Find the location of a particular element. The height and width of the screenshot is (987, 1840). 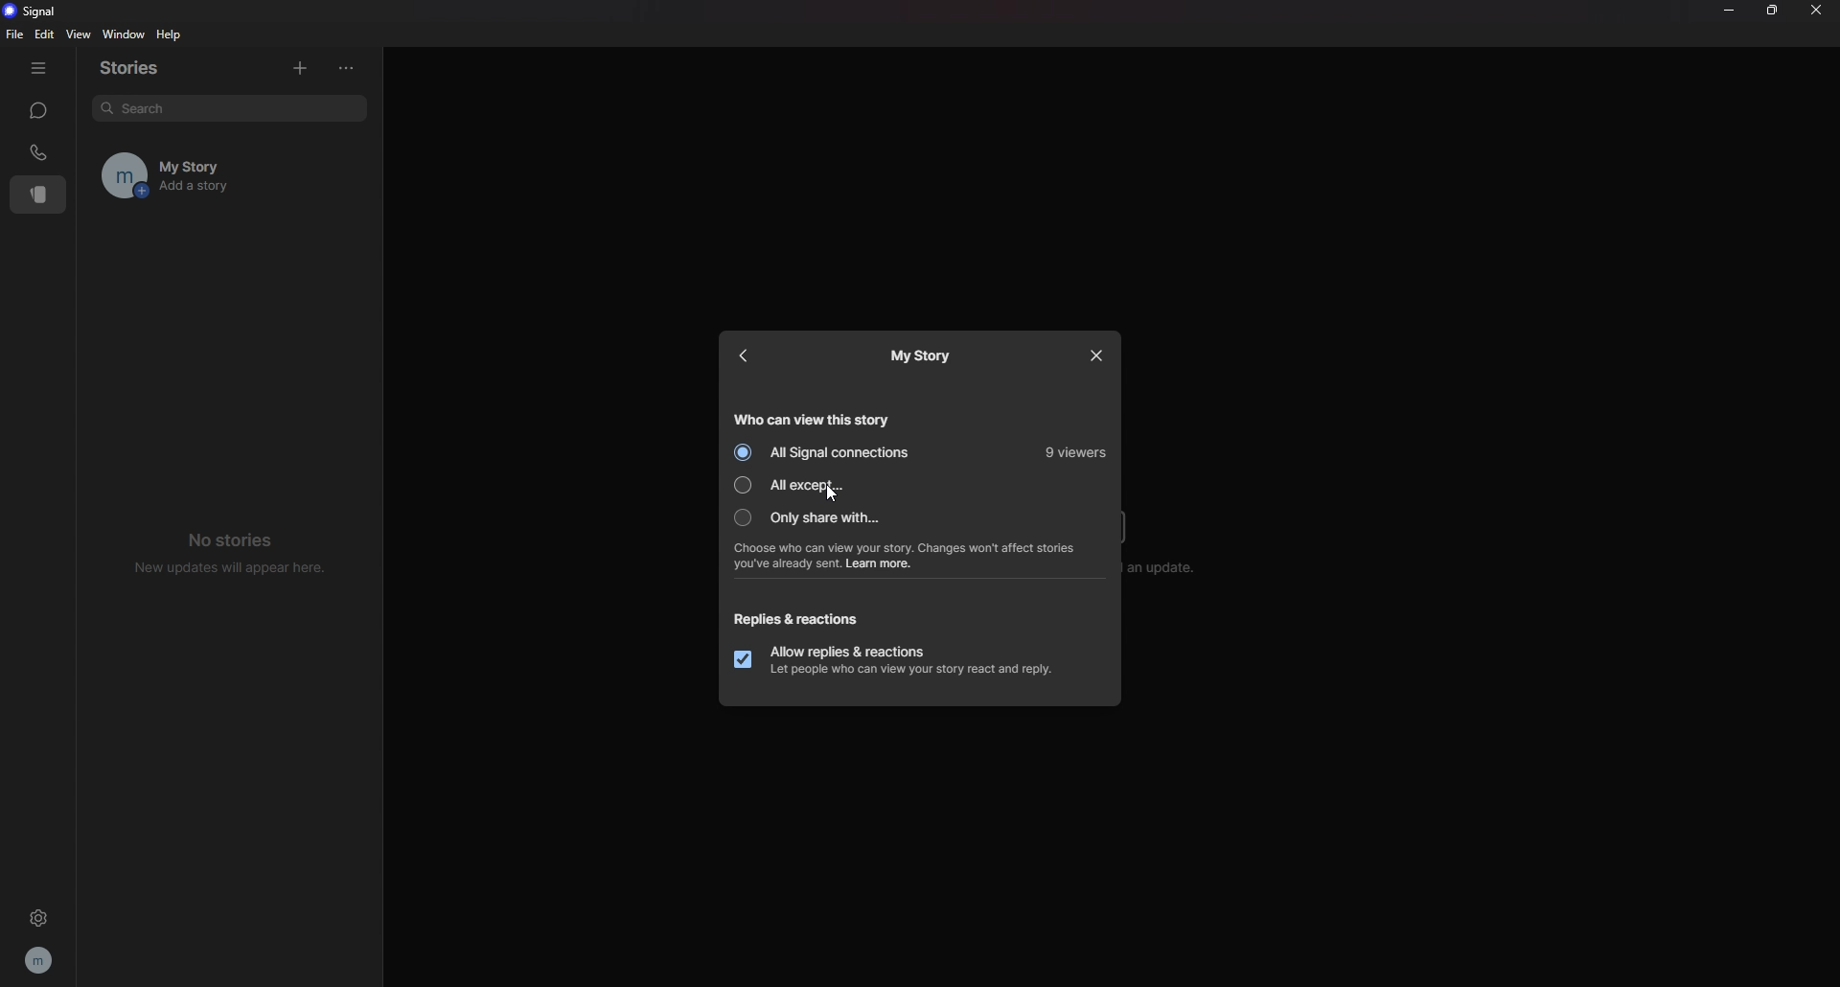

view is located at coordinates (78, 34).